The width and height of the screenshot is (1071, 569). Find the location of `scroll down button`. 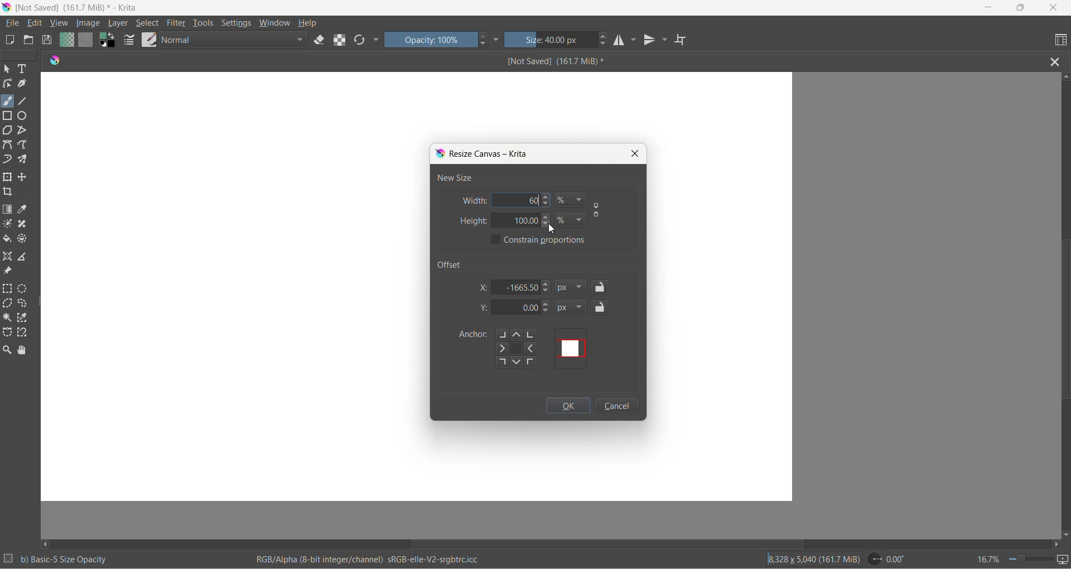

scroll down button is located at coordinates (1064, 532).